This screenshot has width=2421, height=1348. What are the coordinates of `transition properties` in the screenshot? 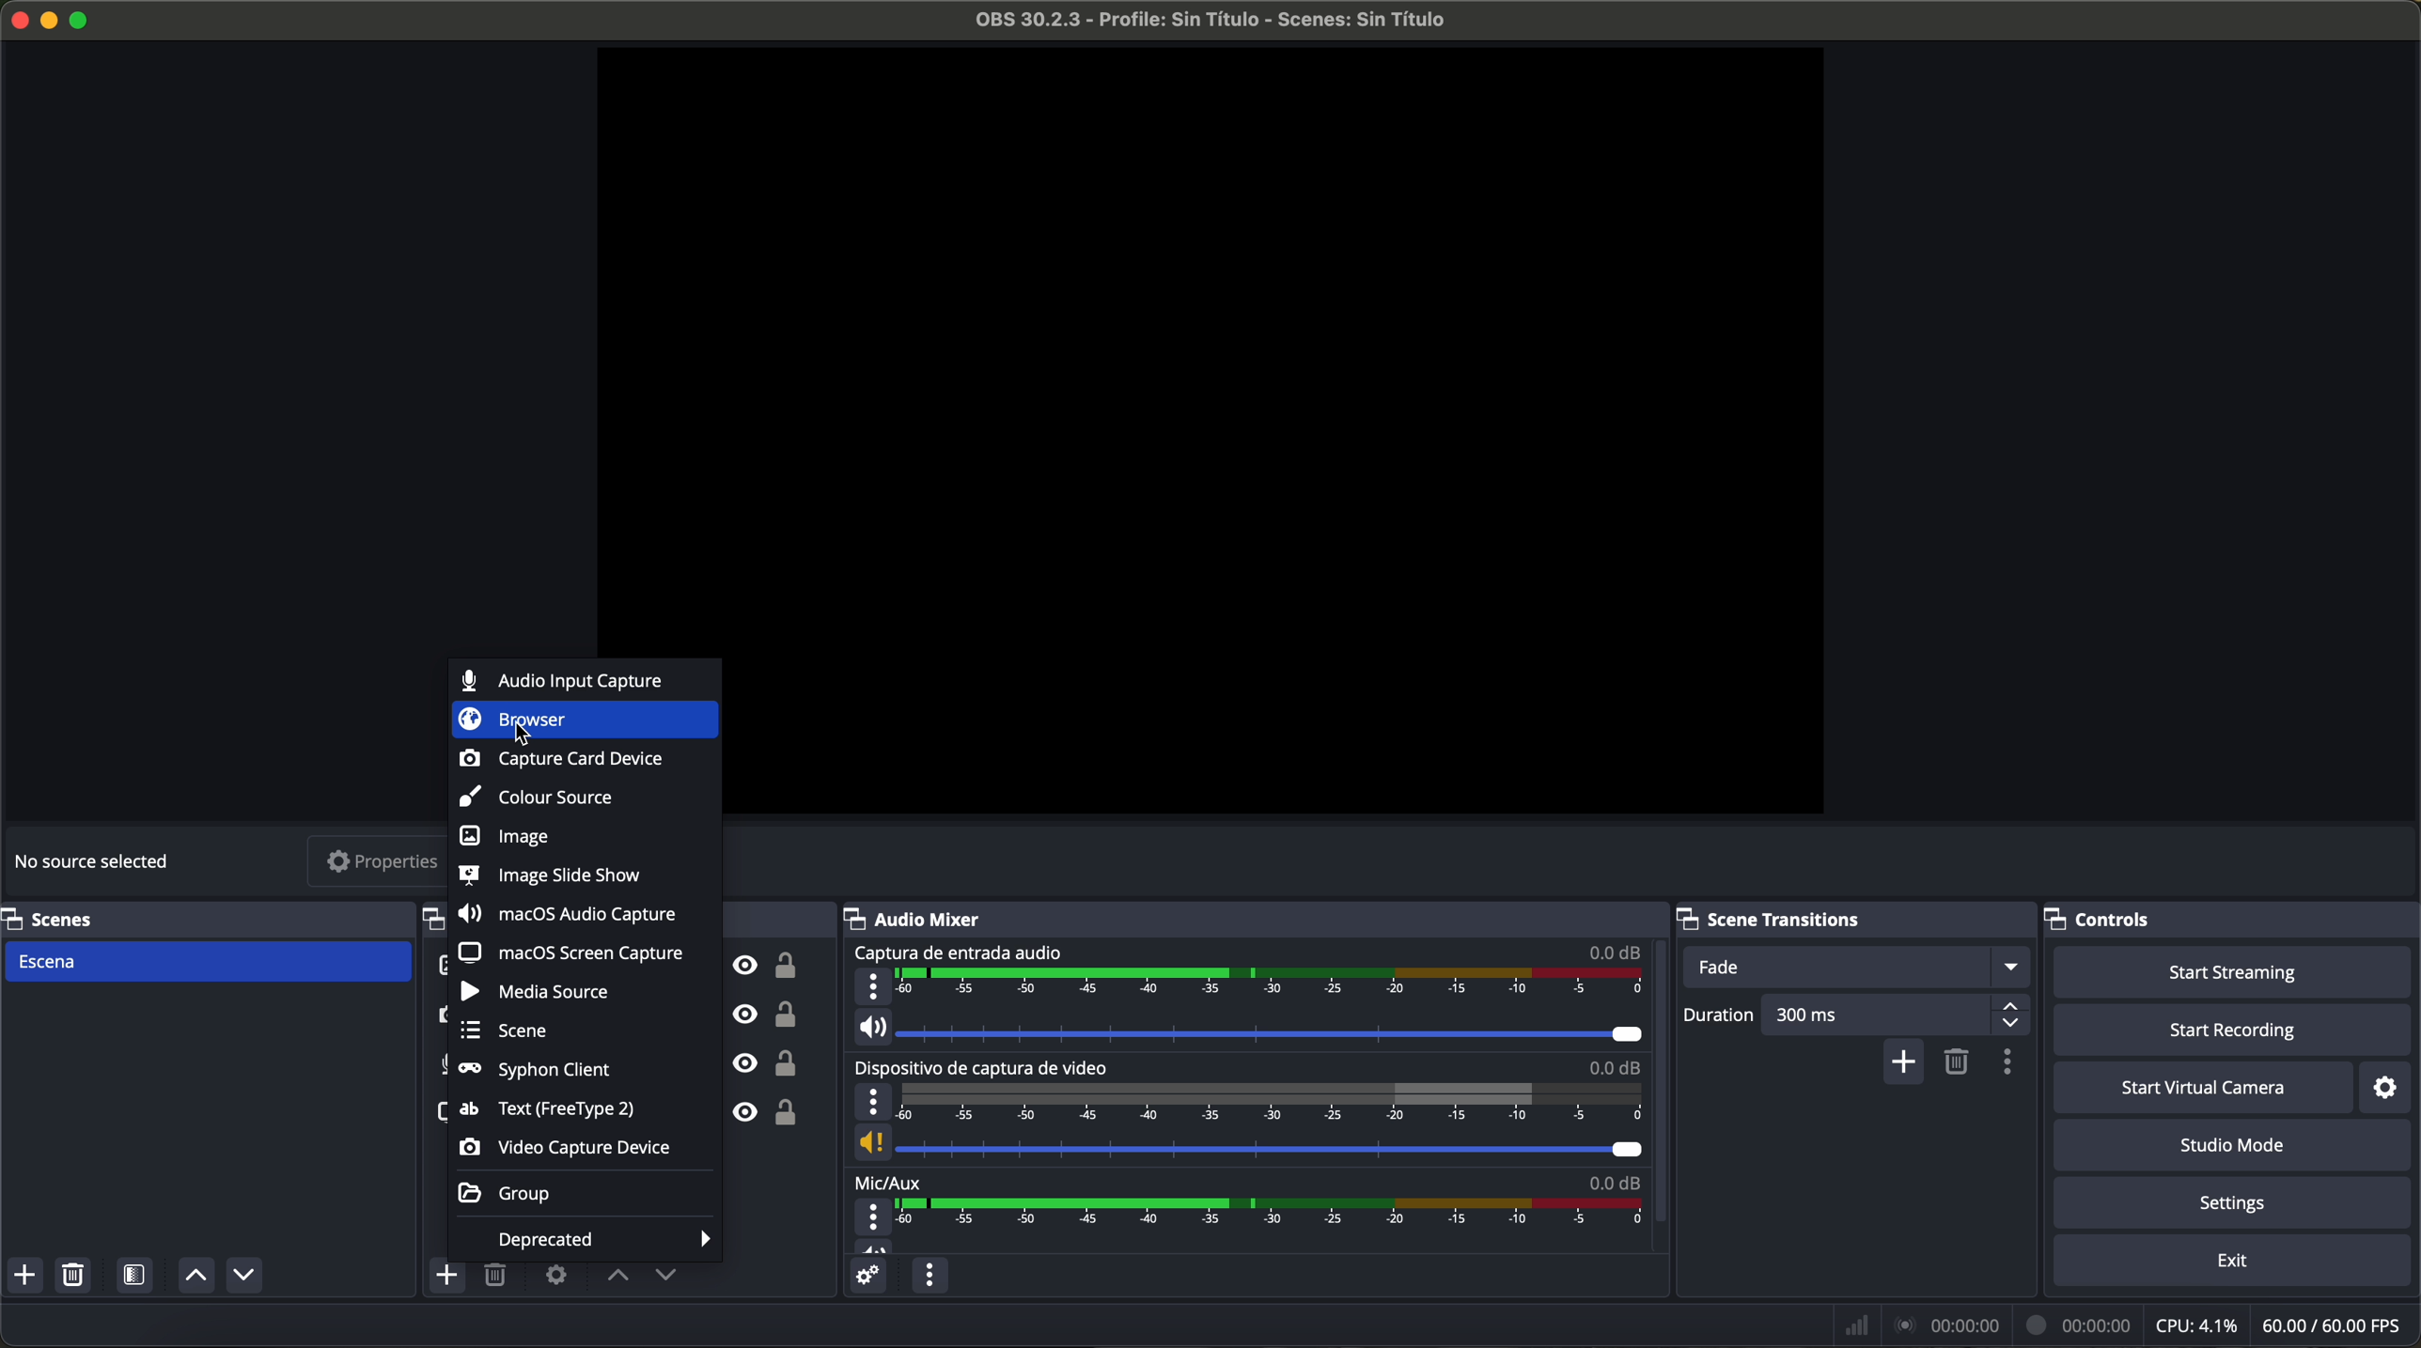 It's located at (2011, 1064).